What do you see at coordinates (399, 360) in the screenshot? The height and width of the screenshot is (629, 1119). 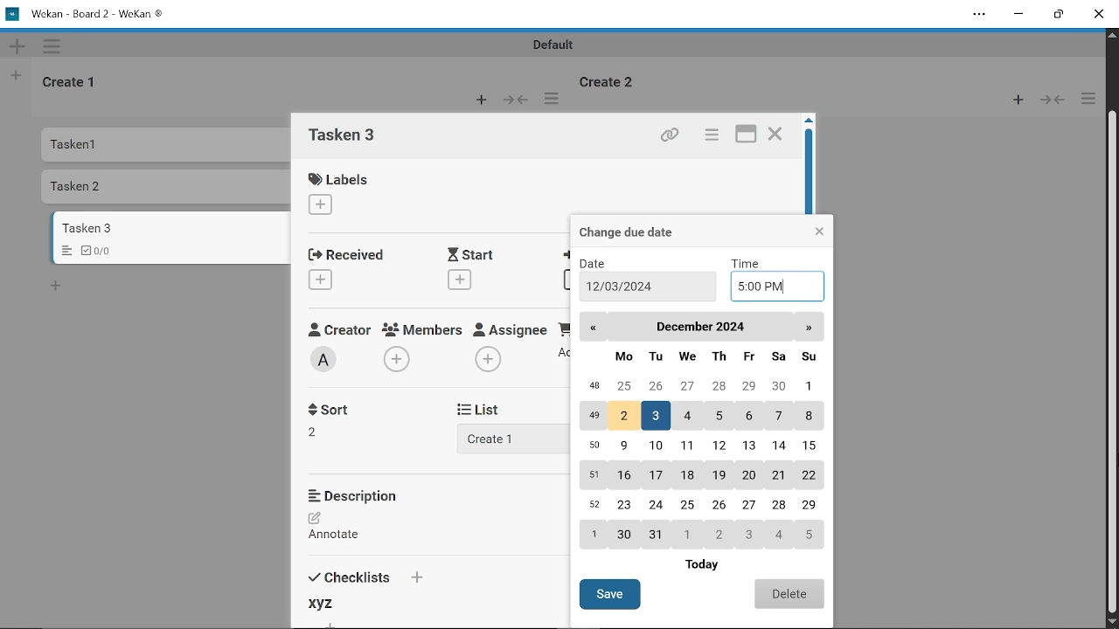 I see `Add members` at bounding box center [399, 360].